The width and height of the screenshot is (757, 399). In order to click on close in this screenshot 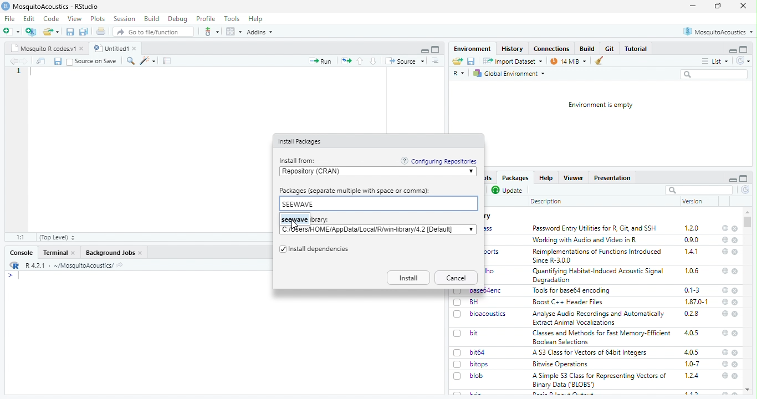, I will do `click(734, 290)`.